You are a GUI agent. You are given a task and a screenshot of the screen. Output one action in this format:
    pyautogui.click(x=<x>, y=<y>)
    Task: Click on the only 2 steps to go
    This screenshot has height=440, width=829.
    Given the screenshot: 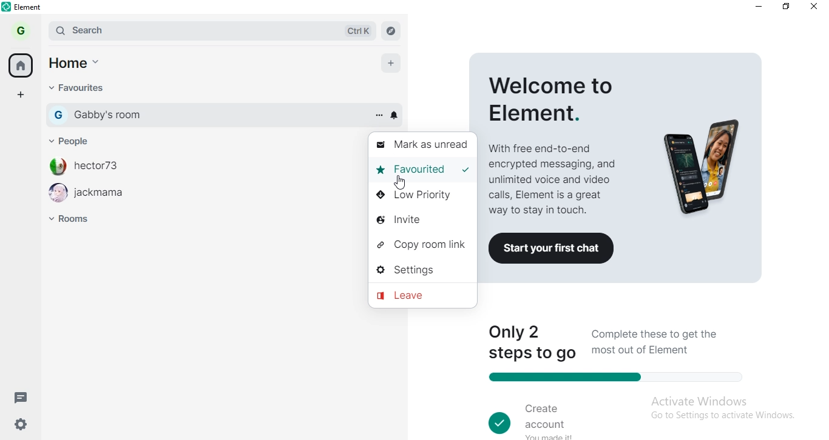 What is the action you would take?
    pyautogui.click(x=533, y=339)
    